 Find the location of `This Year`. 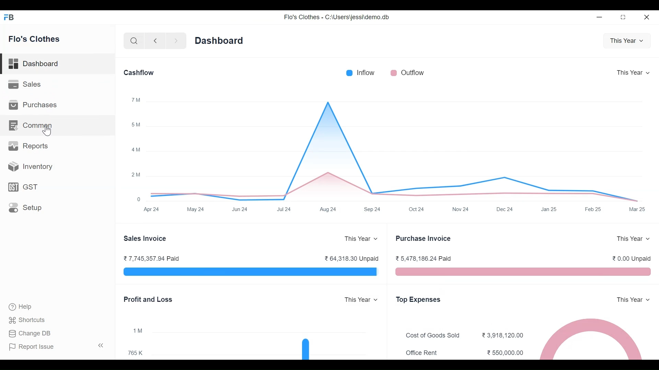

This Year is located at coordinates (635, 299).